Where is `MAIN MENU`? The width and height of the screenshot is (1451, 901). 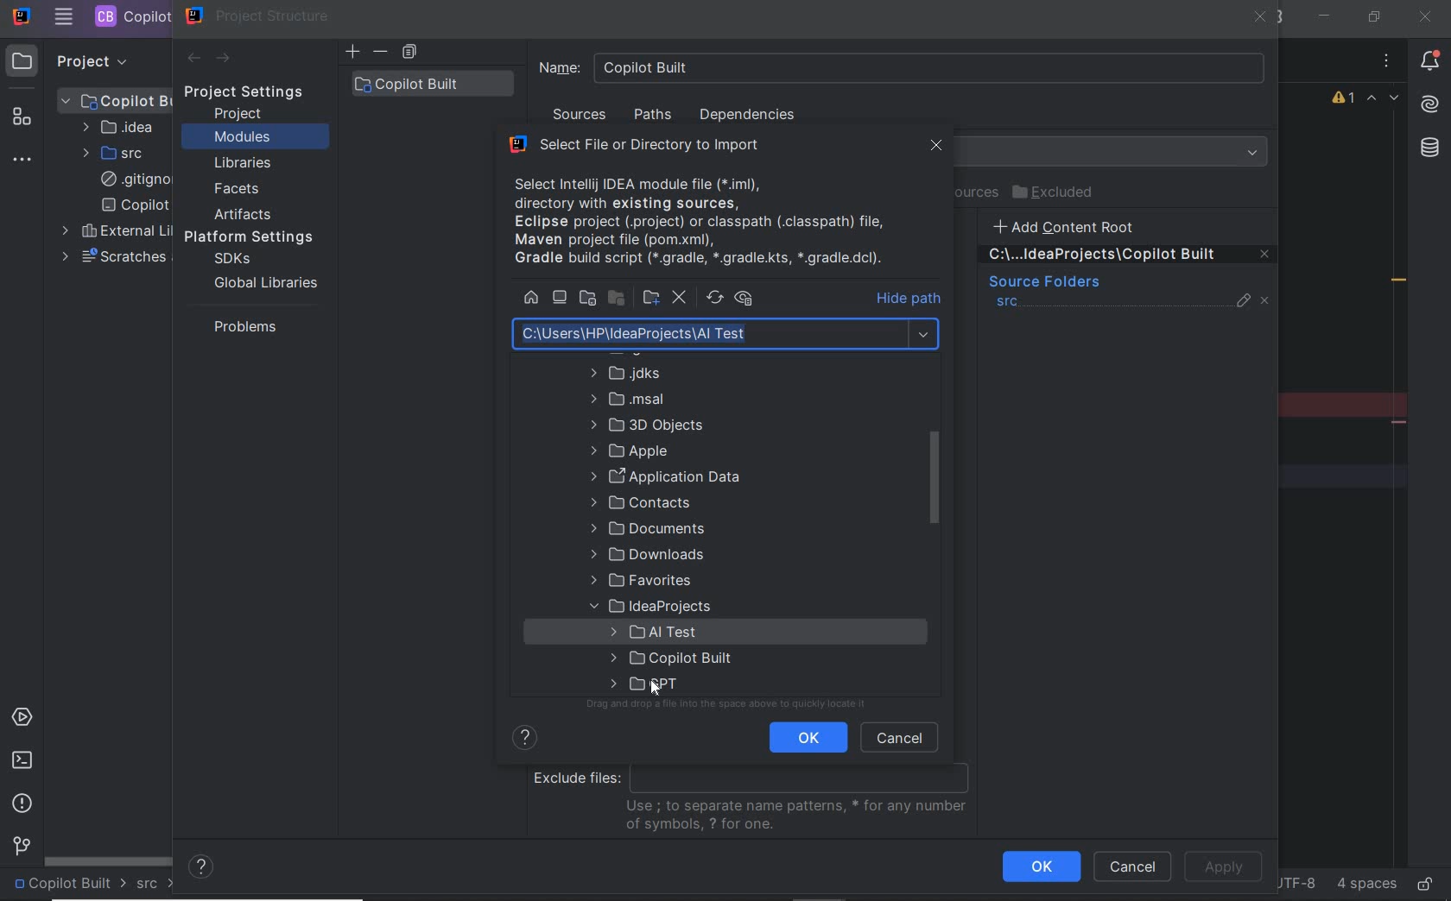
MAIN MENU is located at coordinates (63, 17).